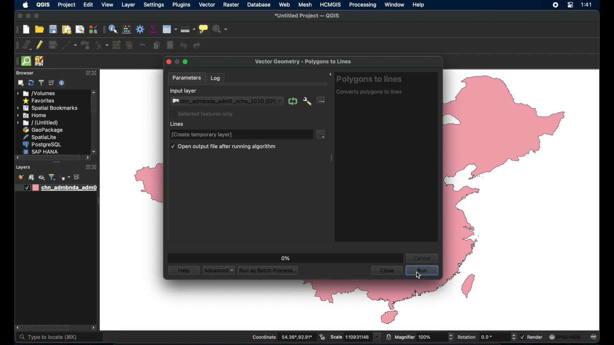 The height and width of the screenshot is (345, 614). Describe the element at coordinates (21, 83) in the screenshot. I see `add selected layers` at that location.